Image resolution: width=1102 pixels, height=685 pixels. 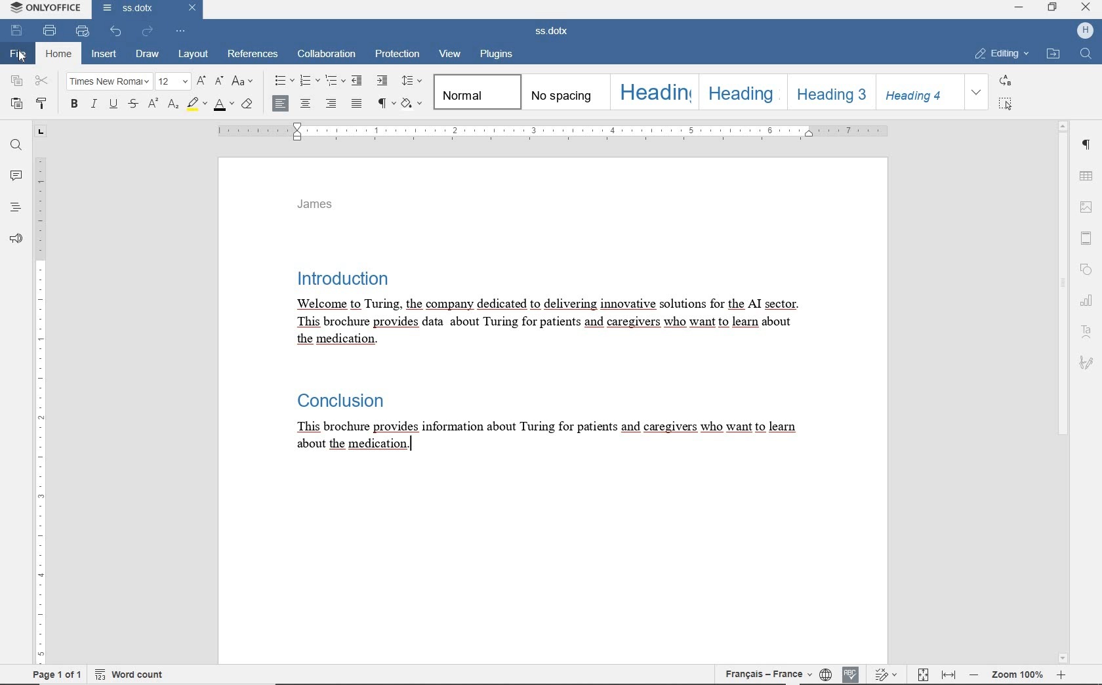 What do you see at coordinates (133, 105) in the screenshot?
I see `SRIKETHROUGH` at bounding box center [133, 105].